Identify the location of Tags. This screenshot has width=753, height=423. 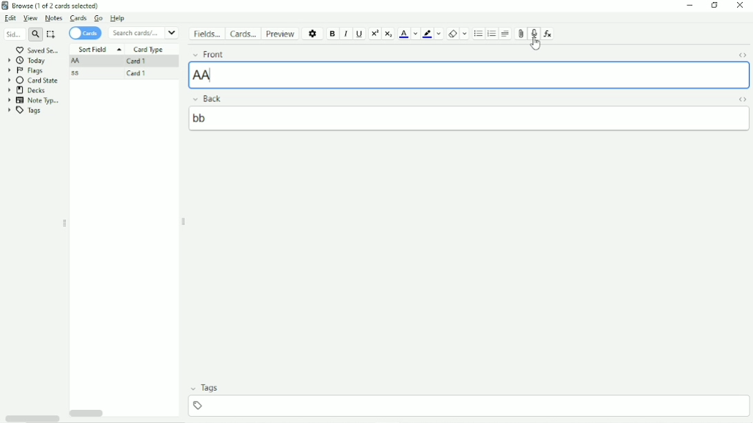
(28, 111).